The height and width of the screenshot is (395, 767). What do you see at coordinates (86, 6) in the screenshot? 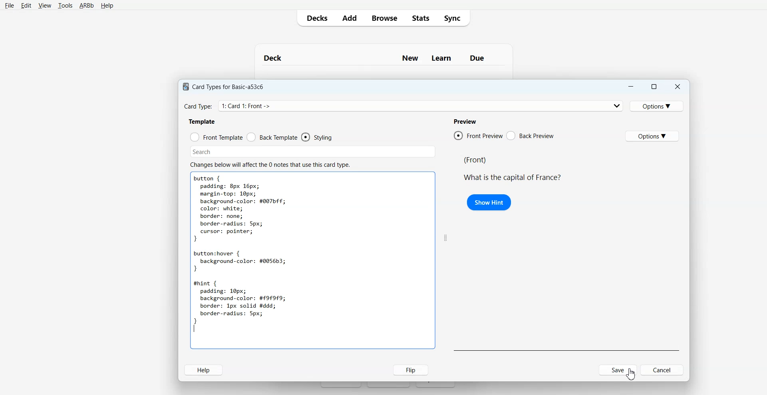
I see `ARBb` at bounding box center [86, 6].